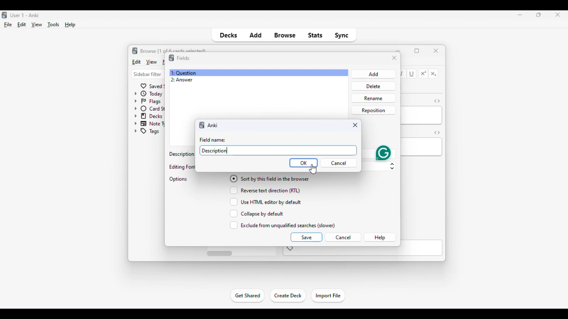  Describe the element at coordinates (269, 178) in the screenshot. I see `sort by this field in the browser` at that location.